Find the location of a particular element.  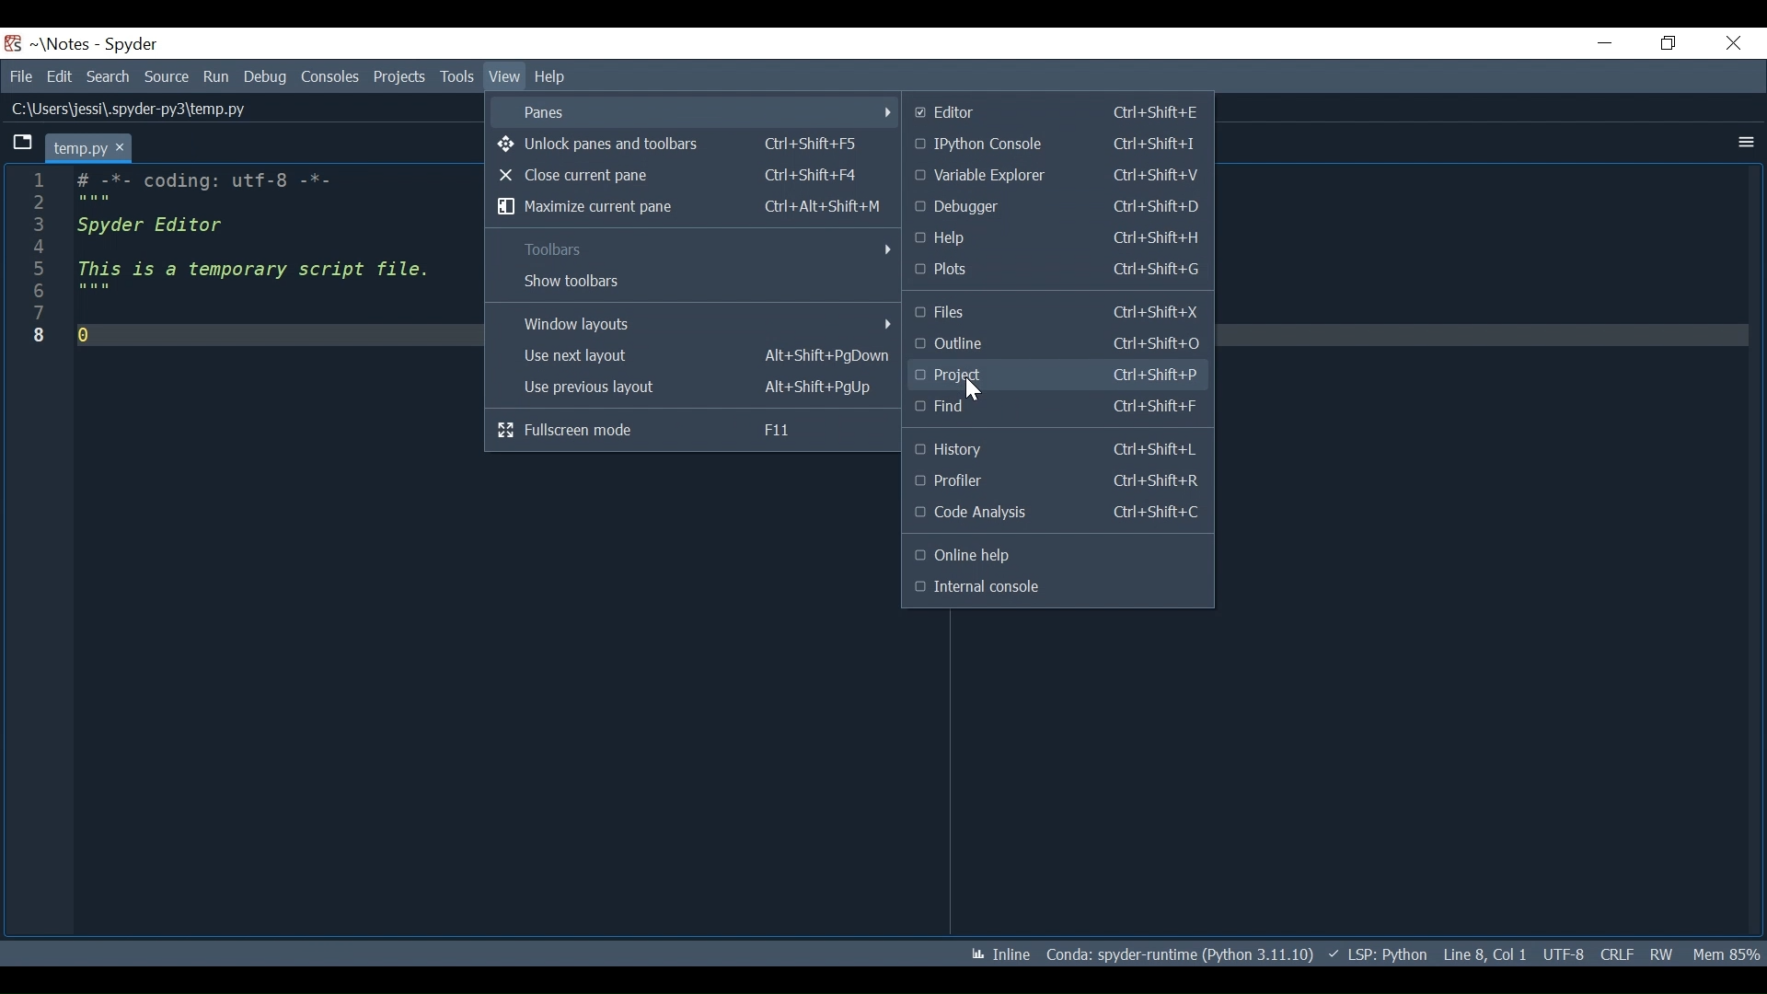

RW is located at coordinates (1666, 955).